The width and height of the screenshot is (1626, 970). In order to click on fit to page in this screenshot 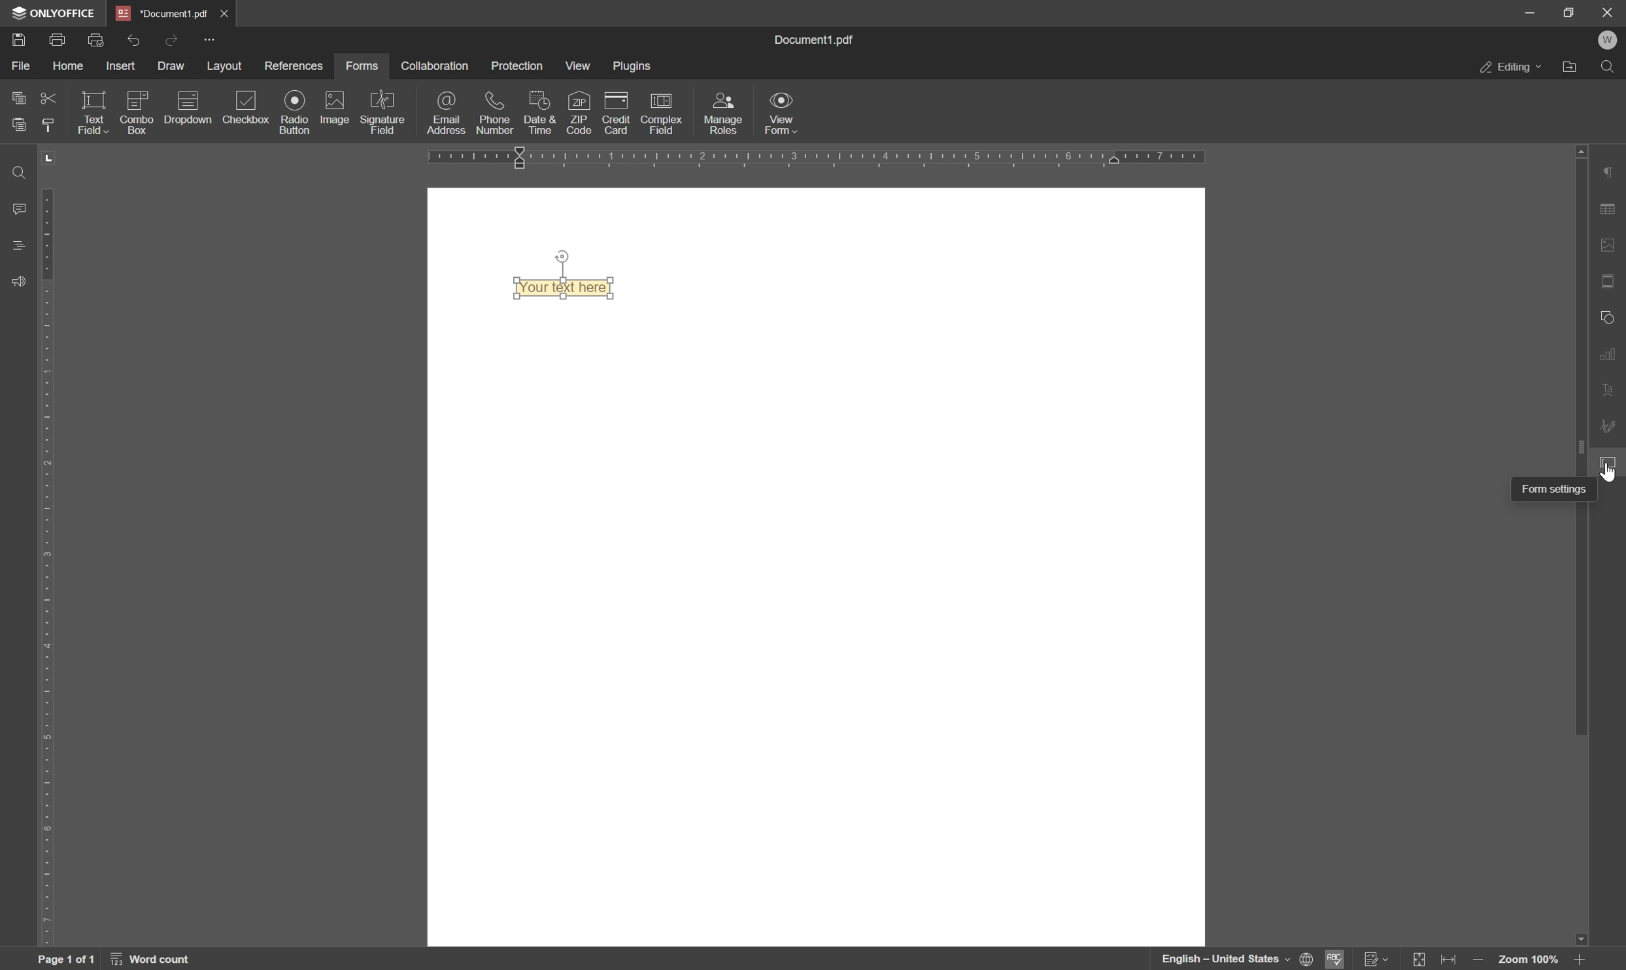, I will do `click(1421, 960)`.